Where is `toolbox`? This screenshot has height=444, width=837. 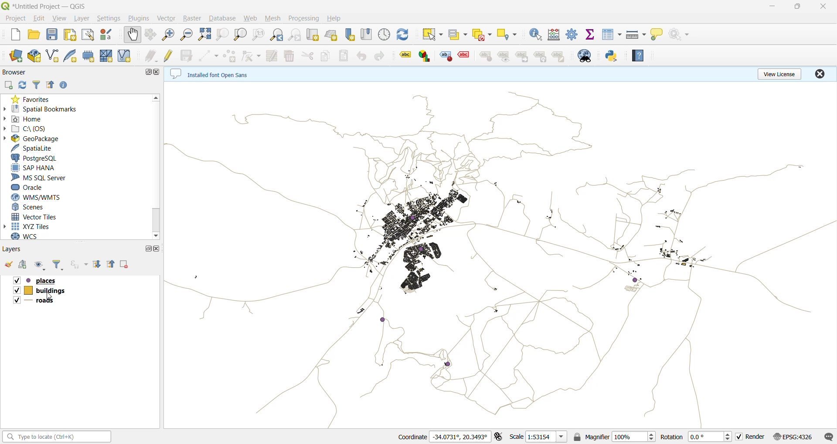 toolbox is located at coordinates (573, 34).